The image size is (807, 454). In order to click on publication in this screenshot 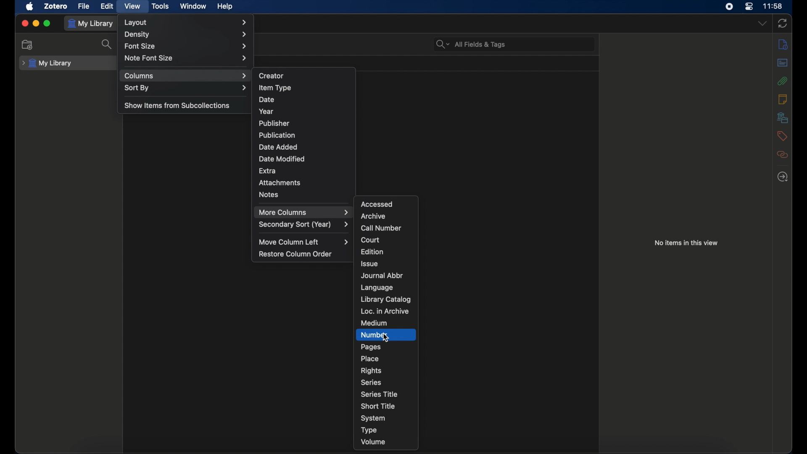, I will do `click(277, 135)`.